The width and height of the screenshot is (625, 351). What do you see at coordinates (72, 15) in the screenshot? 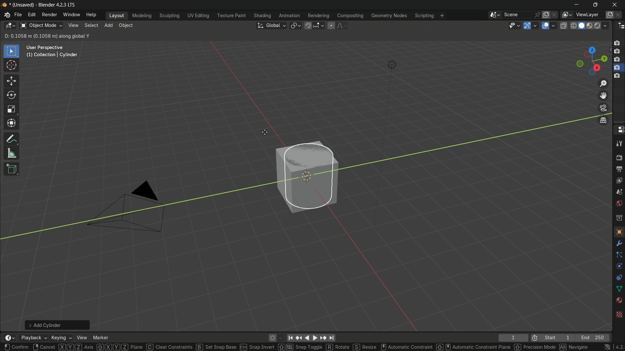
I see `window menu` at bounding box center [72, 15].